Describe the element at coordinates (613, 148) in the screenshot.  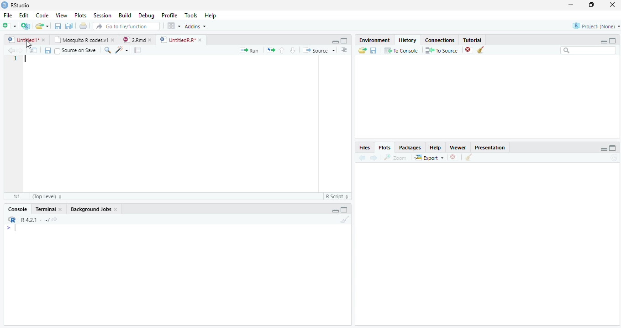
I see `Maximize` at that location.